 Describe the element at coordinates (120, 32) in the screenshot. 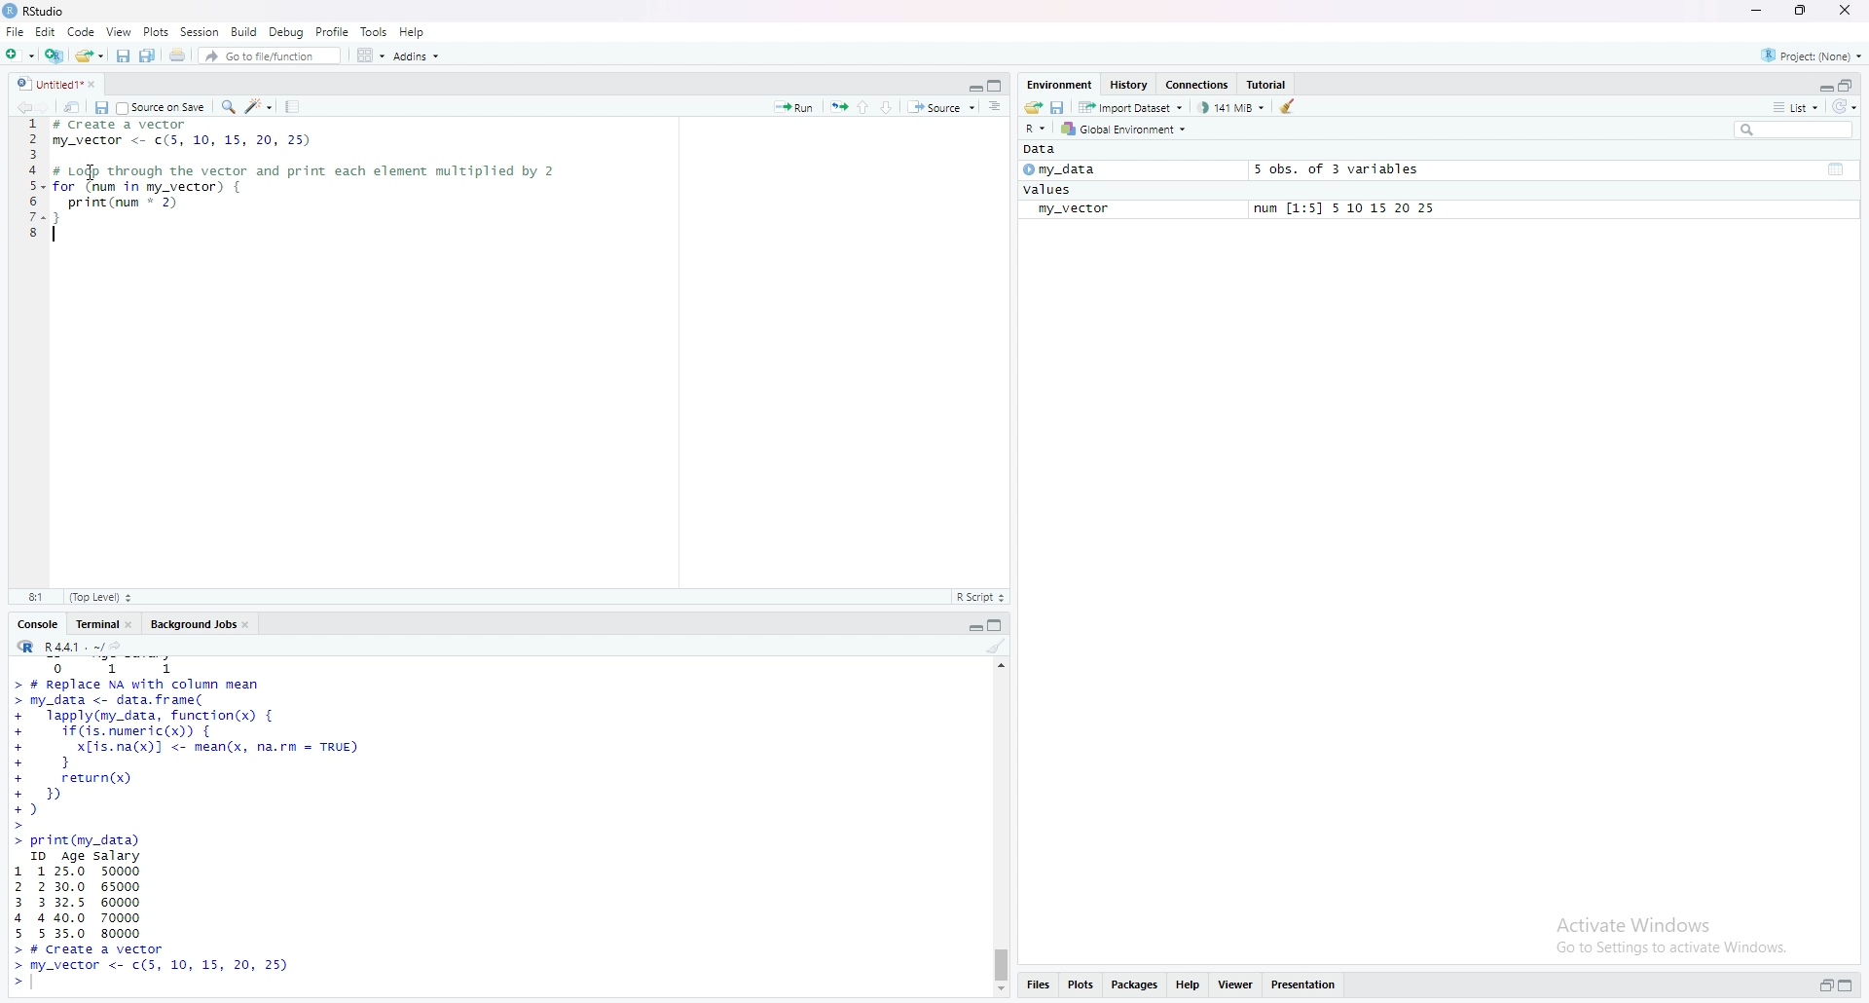

I see `view` at that location.